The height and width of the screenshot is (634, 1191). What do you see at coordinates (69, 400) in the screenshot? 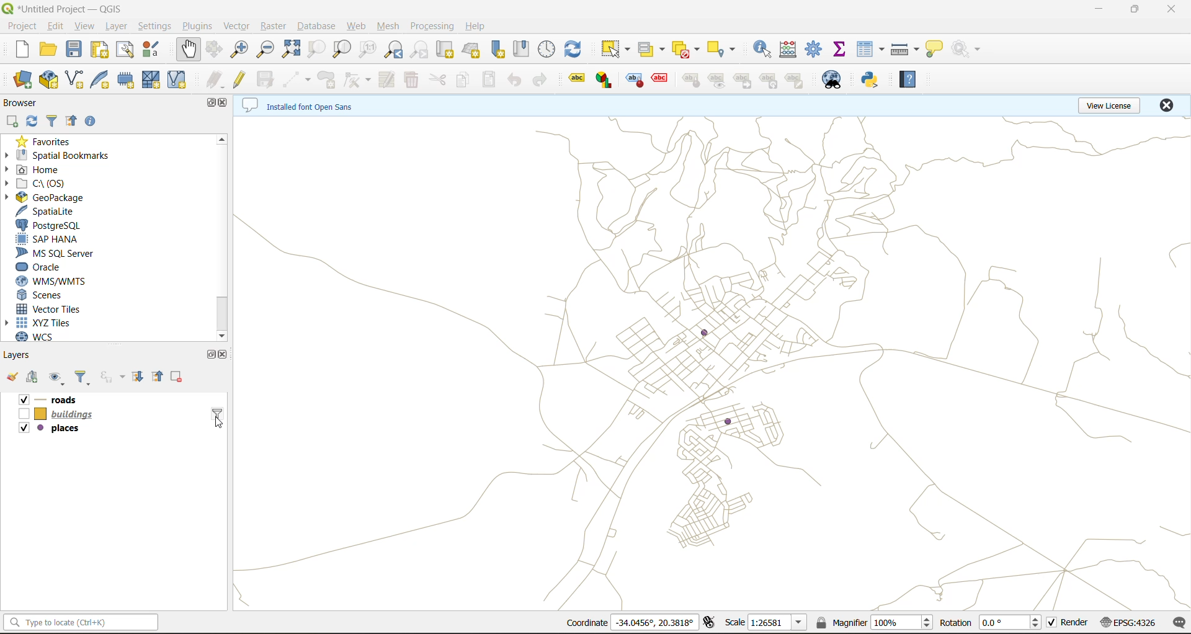
I see `layers` at bounding box center [69, 400].